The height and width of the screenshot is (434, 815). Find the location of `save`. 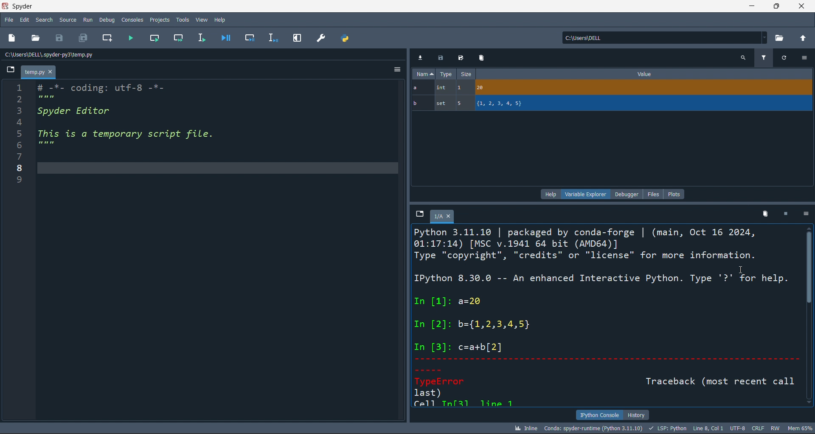

save is located at coordinates (62, 38).